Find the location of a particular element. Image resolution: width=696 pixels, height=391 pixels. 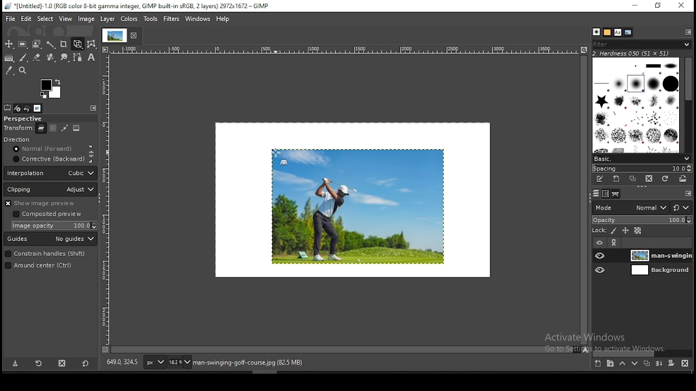

open brush as image is located at coordinates (683, 179).